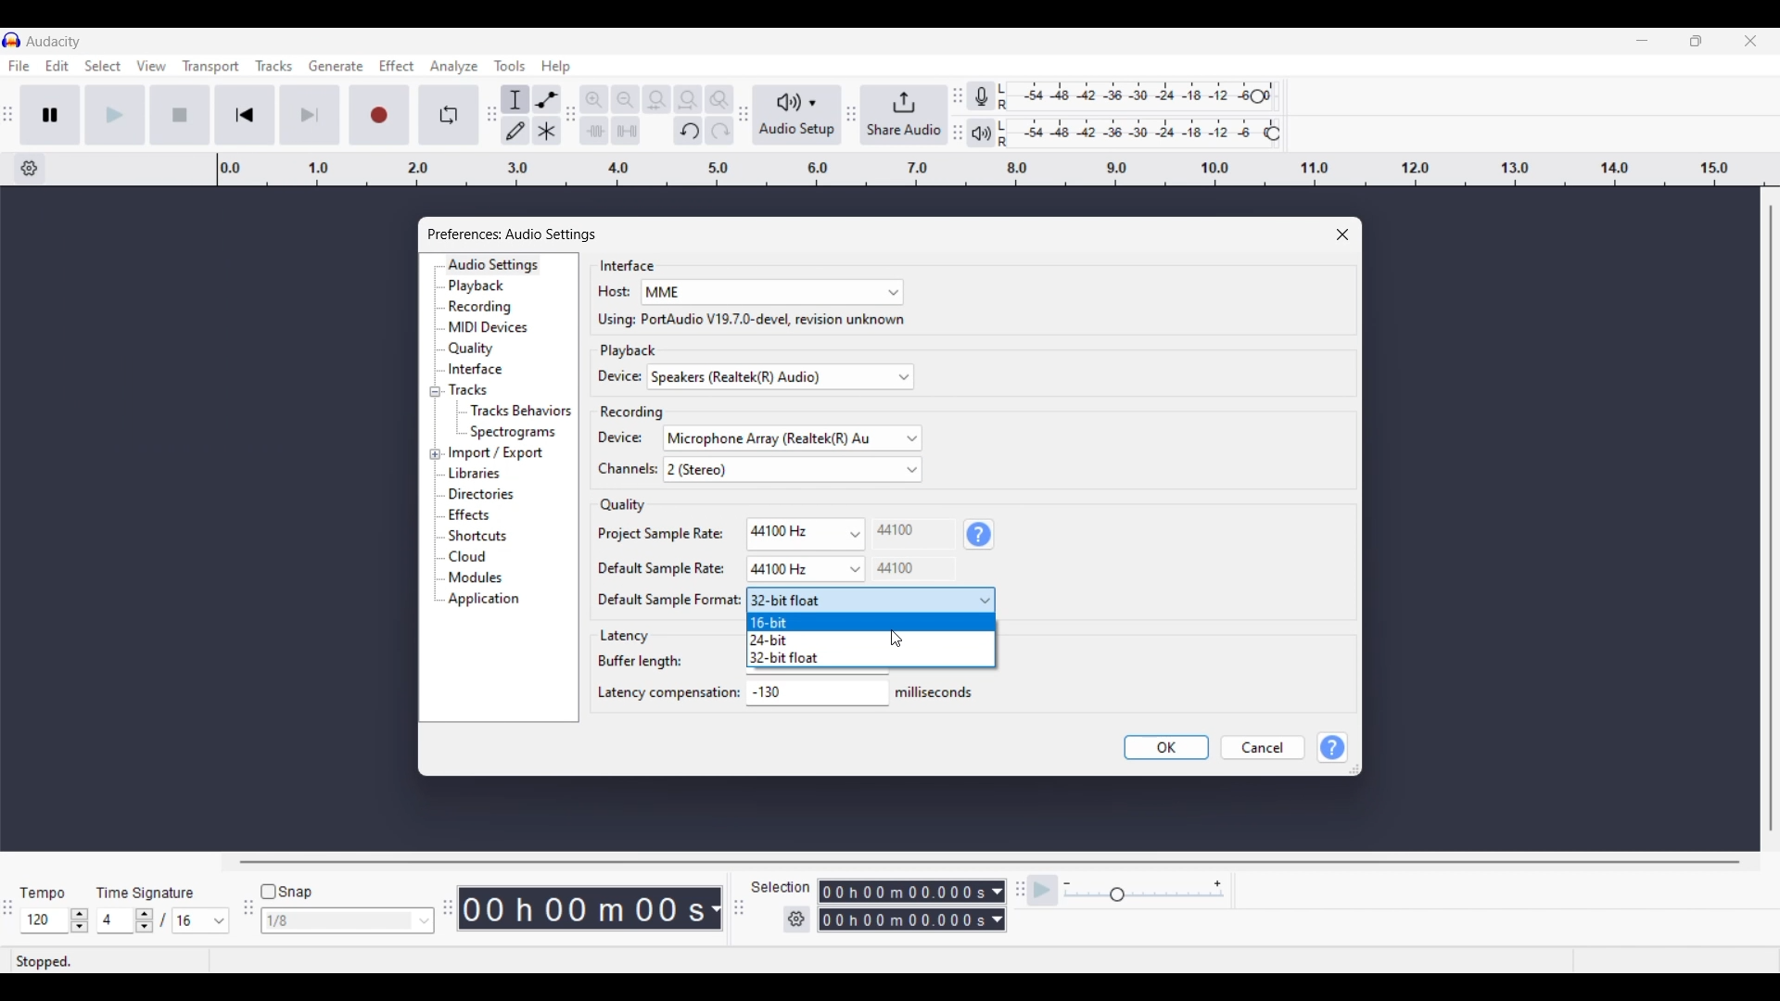 Image resolution: width=1780 pixels, height=1001 pixels. I want to click on Record meter, so click(989, 96).